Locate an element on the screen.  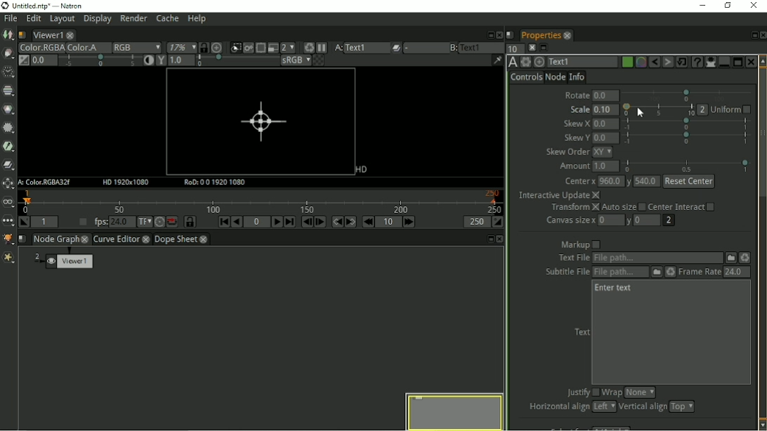
The playback out point is located at coordinates (475, 222).